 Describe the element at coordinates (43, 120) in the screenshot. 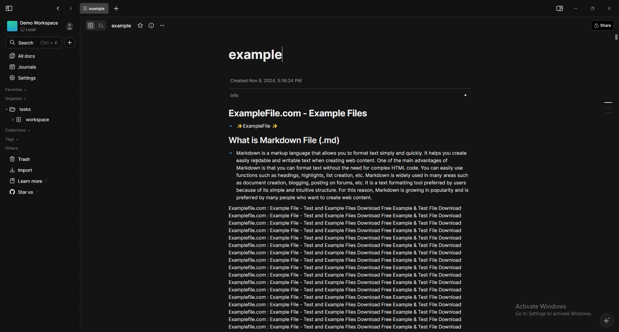

I see `task` at that location.